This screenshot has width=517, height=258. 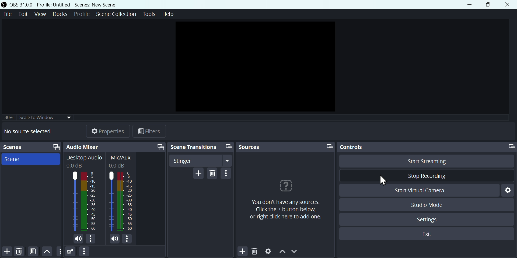 I want to click on Filters, so click(x=150, y=131).